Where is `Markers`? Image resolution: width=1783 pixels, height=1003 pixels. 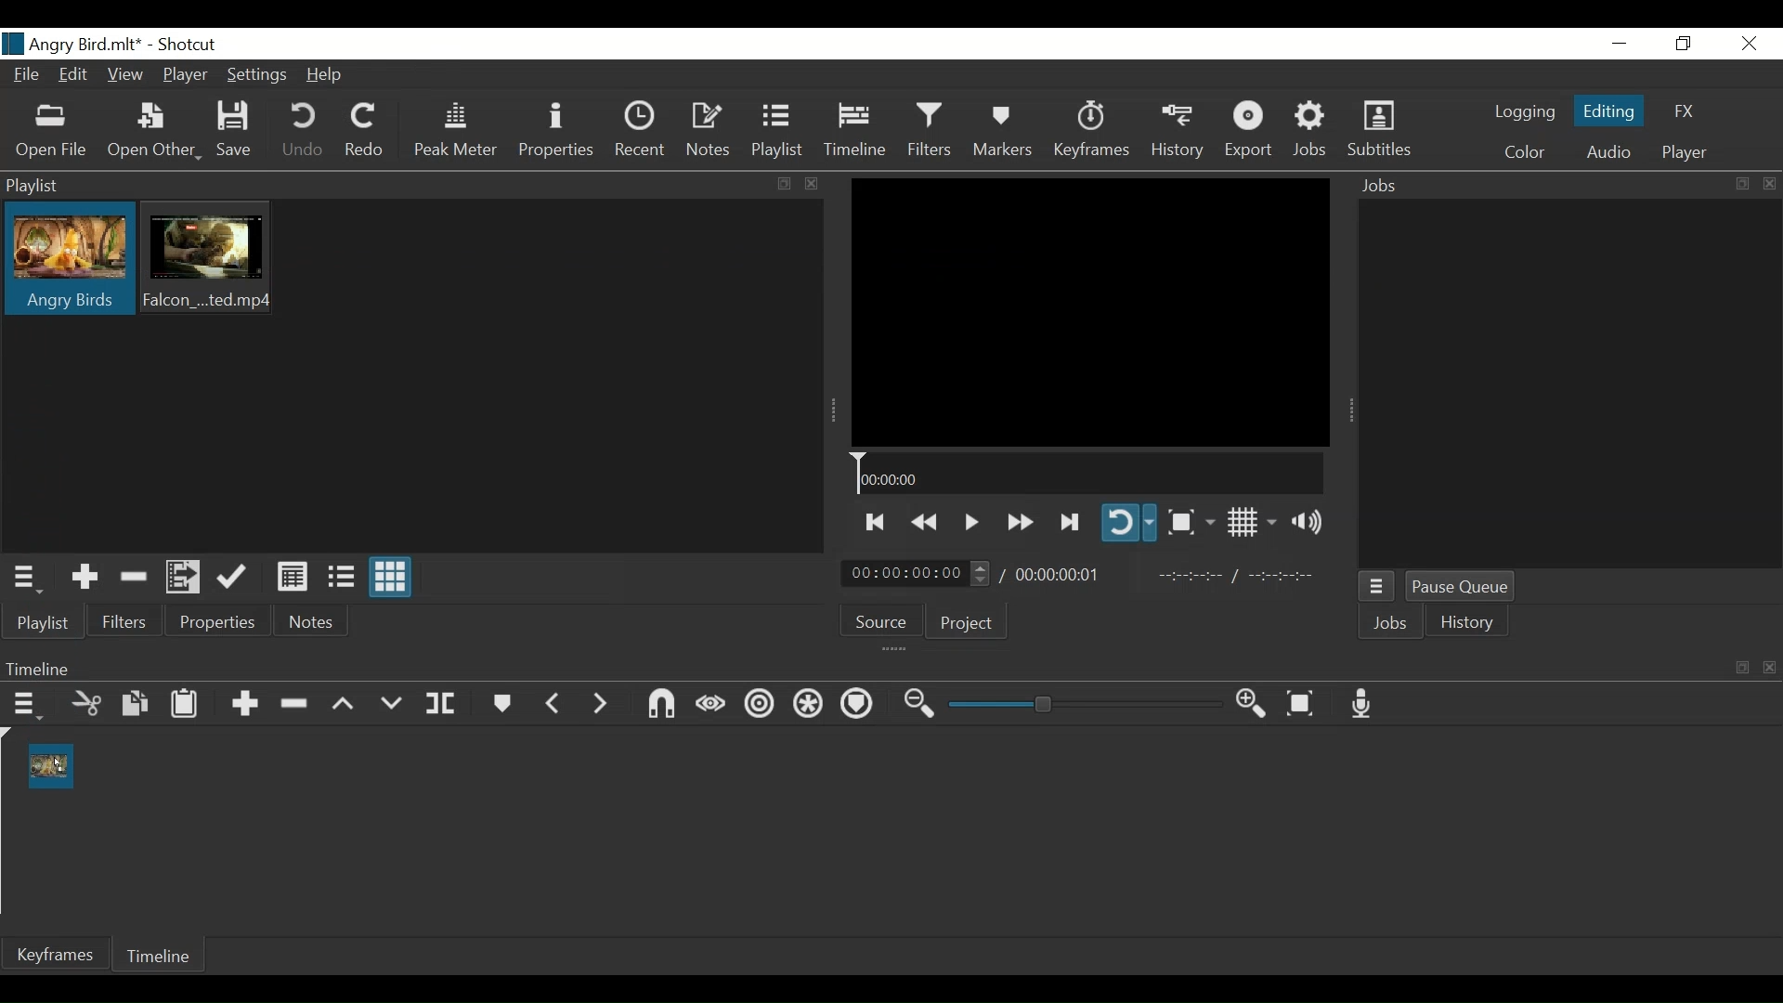 Markers is located at coordinates (503, 702).